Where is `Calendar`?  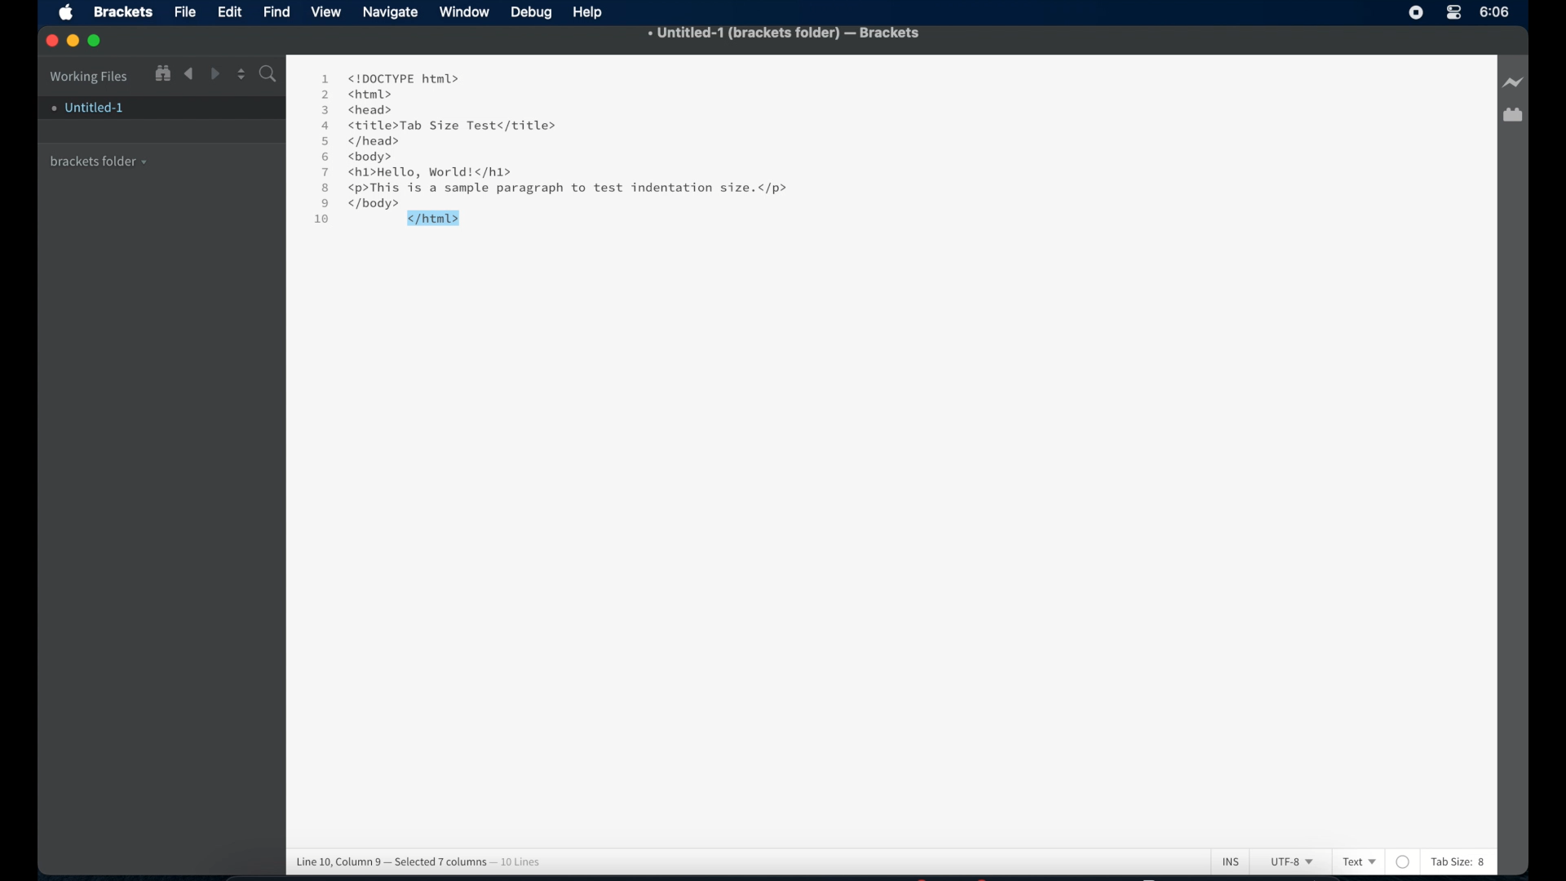
Calendar is located at coordinates (1512, 117).